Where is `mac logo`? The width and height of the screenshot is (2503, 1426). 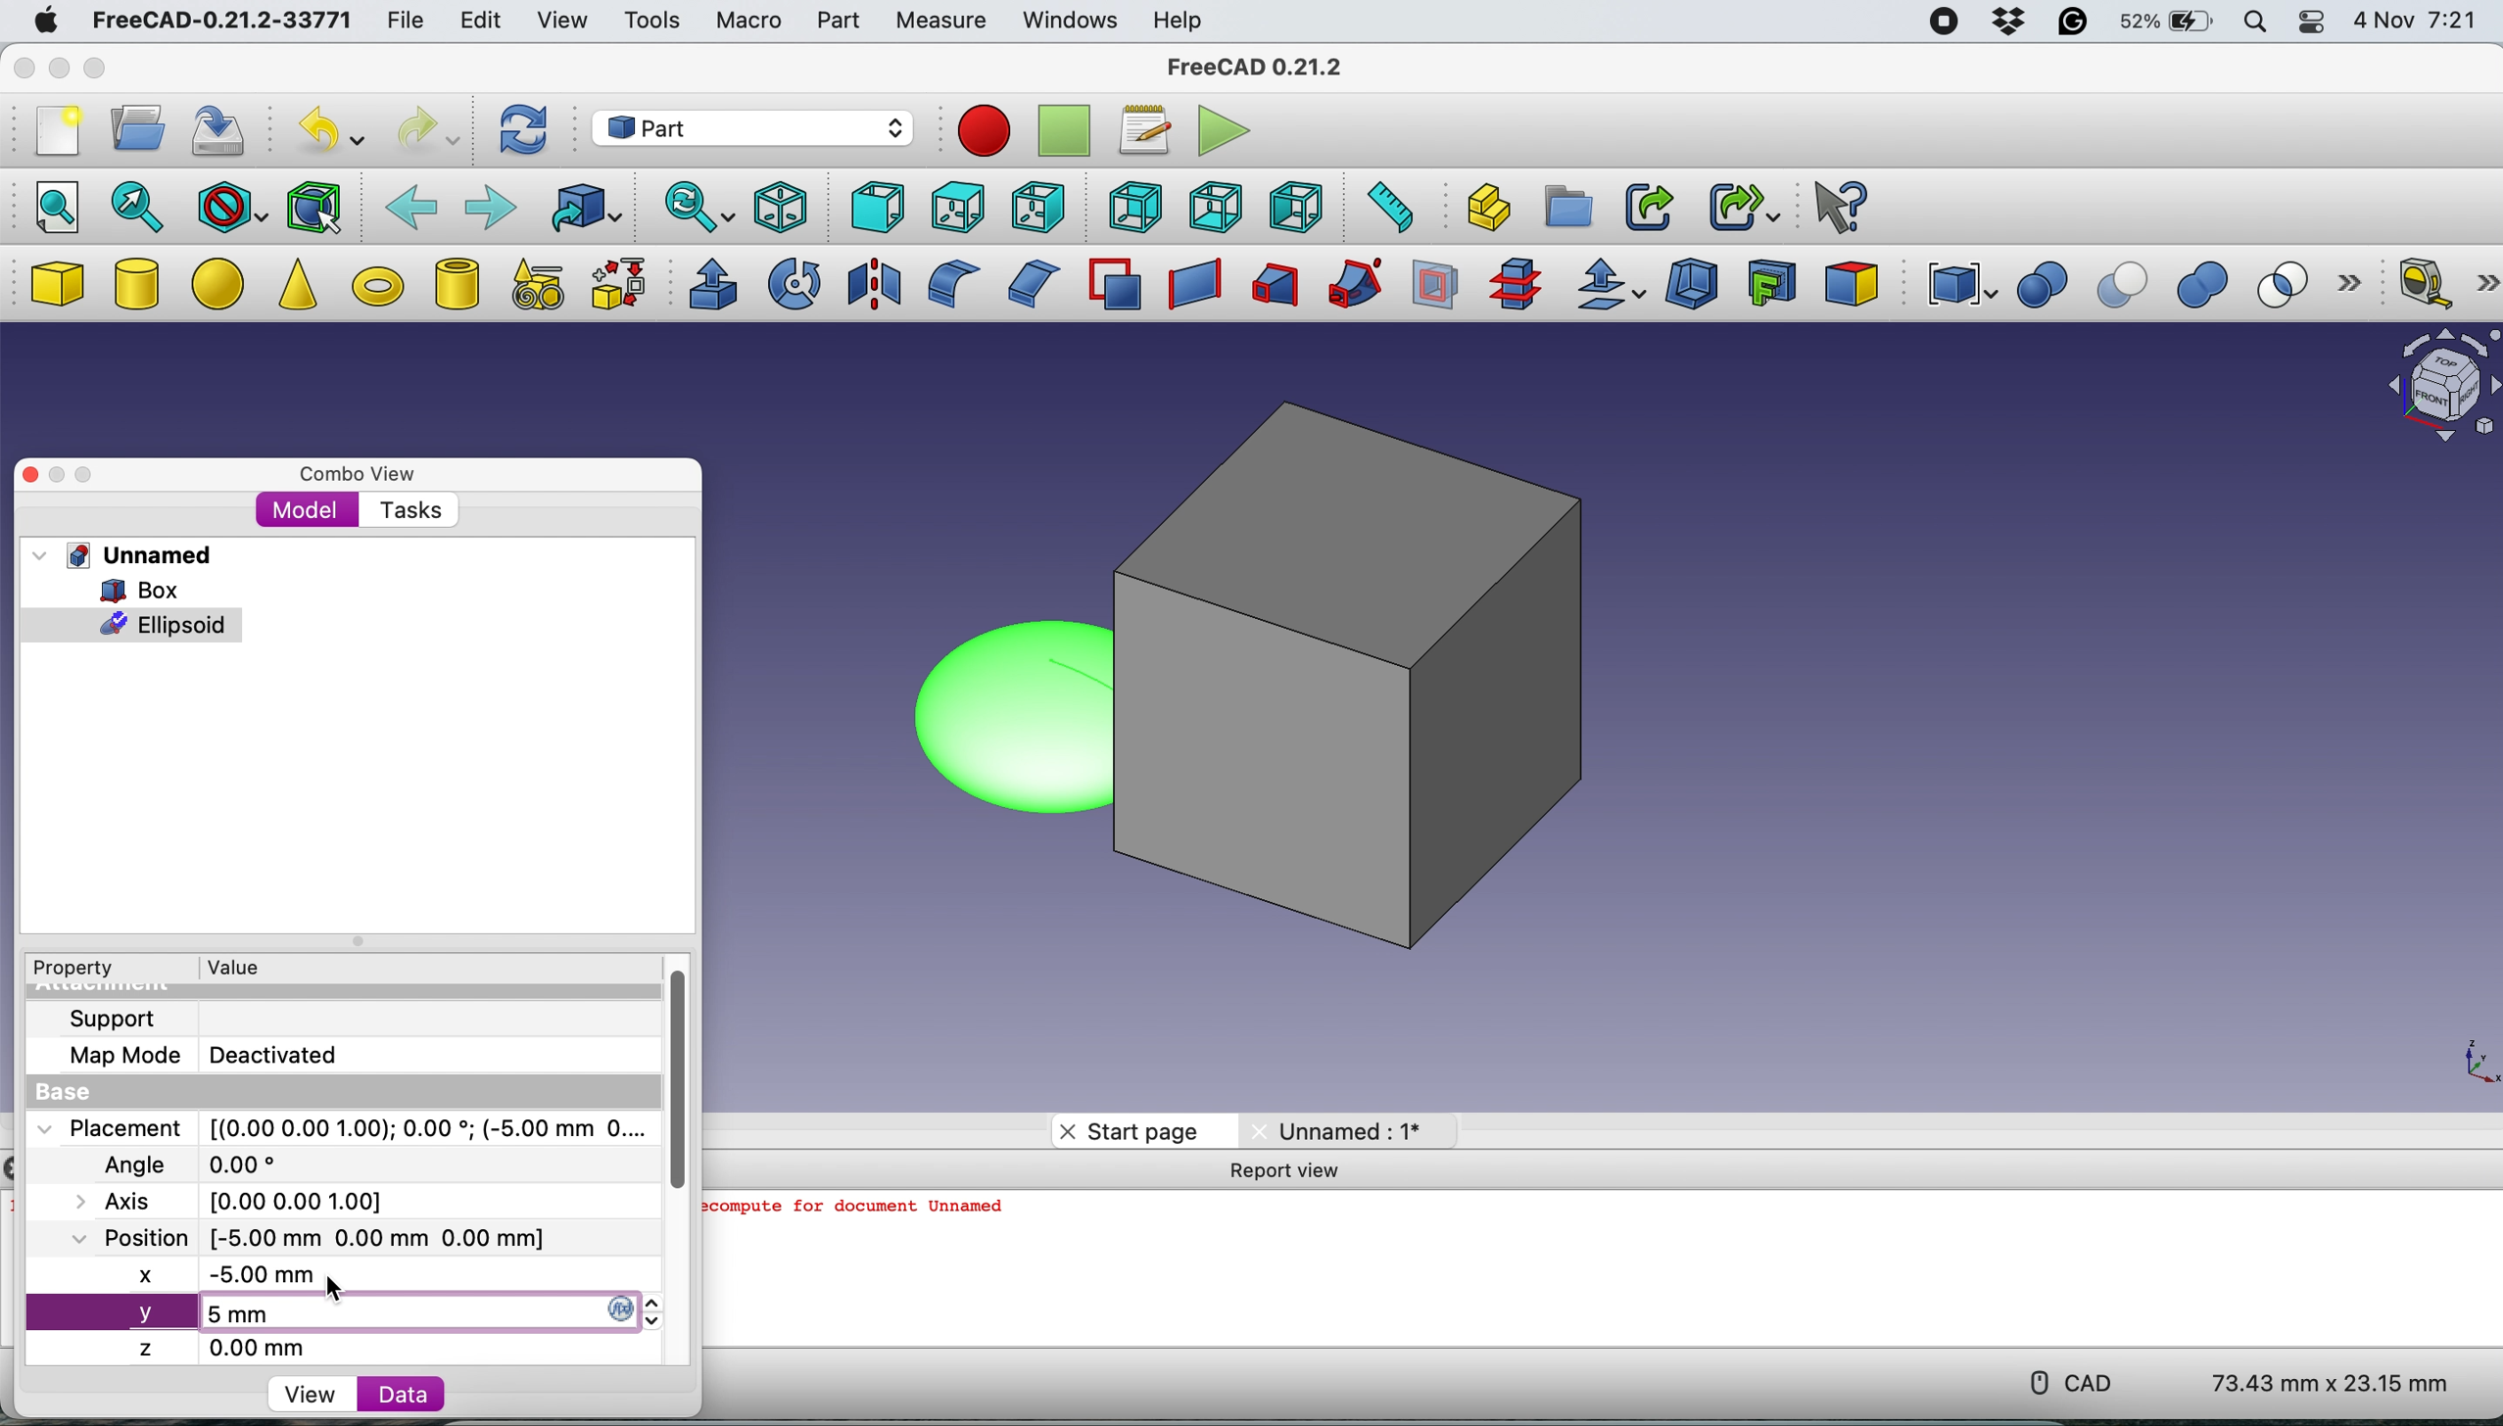
mac logo is located at coordinates (41, 23).